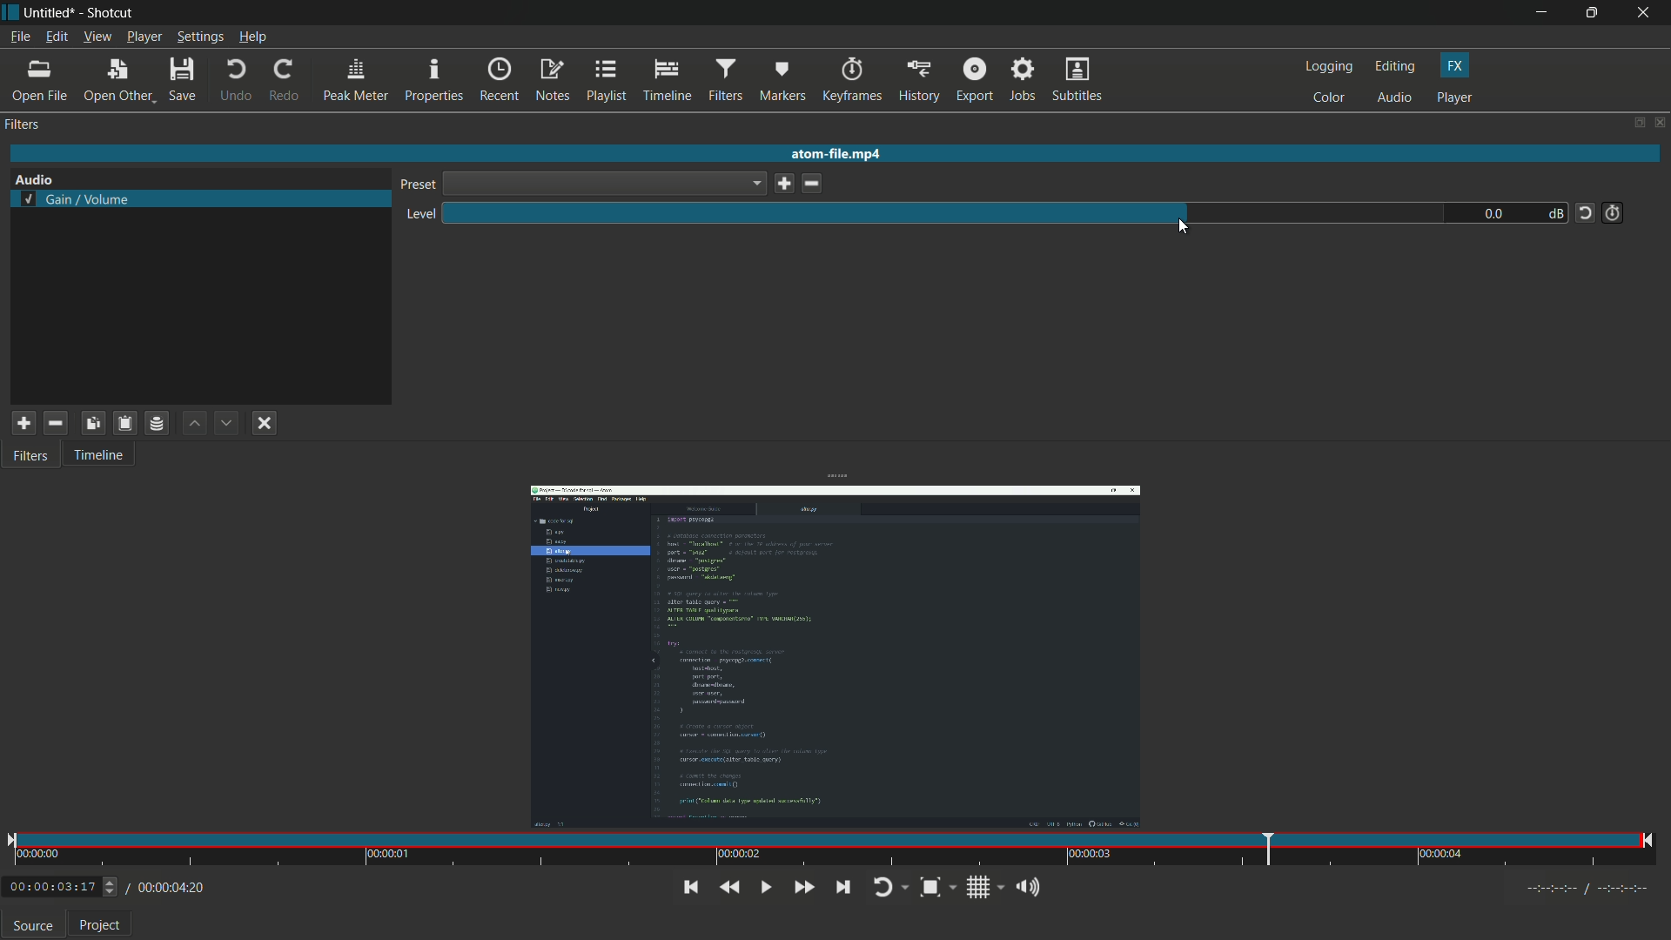 The image size is (1671, 940). Describe the element at coordinates (41, 81) in the screenshot. I see `open file` at that location.